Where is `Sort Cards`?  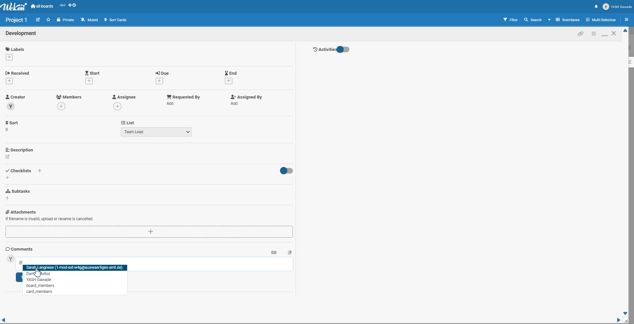 Sort Cards is located at coordinates (115, 20).